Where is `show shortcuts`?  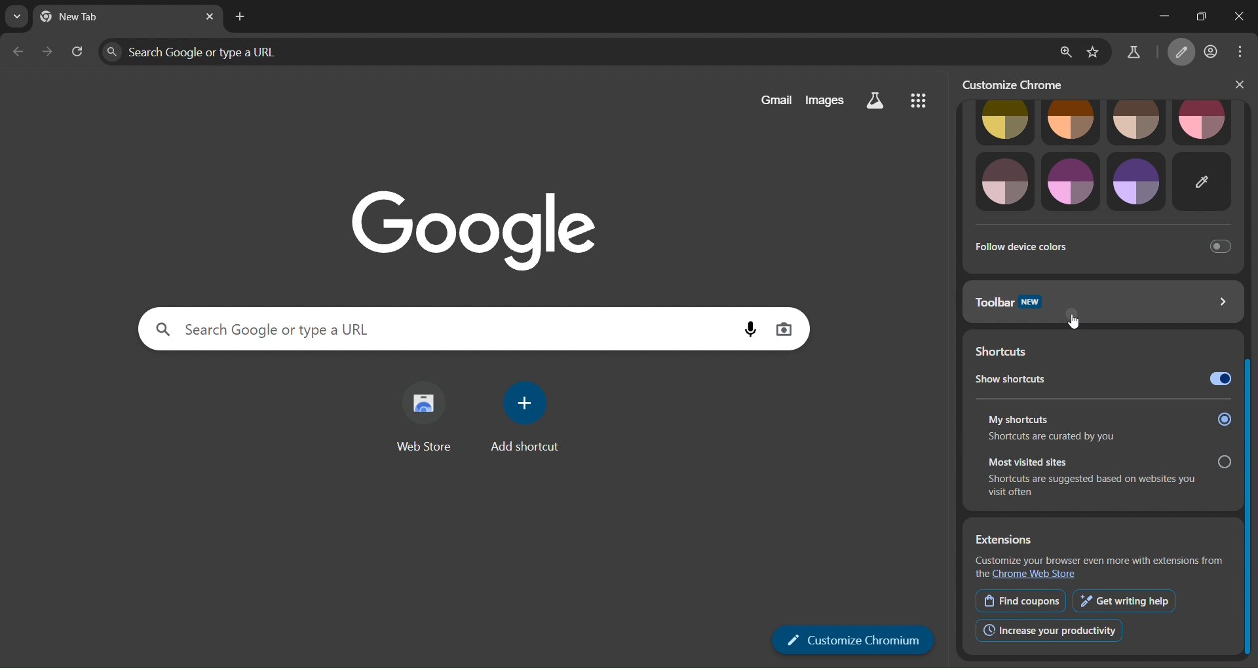
show shortcuts is located at coordinates (1101, 377).